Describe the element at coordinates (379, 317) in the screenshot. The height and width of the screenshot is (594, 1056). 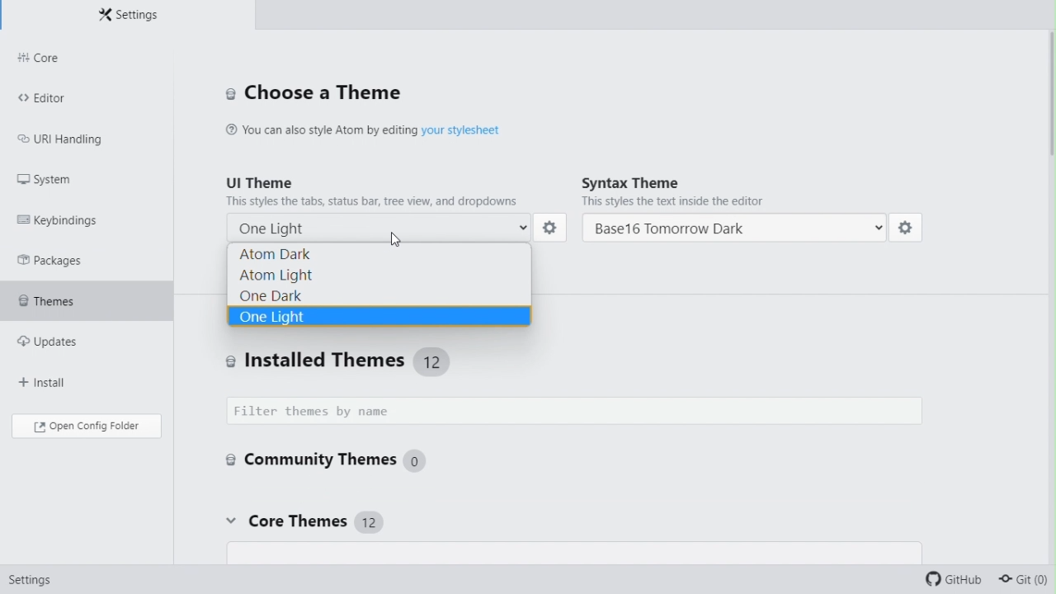
I see `one light` at that location.